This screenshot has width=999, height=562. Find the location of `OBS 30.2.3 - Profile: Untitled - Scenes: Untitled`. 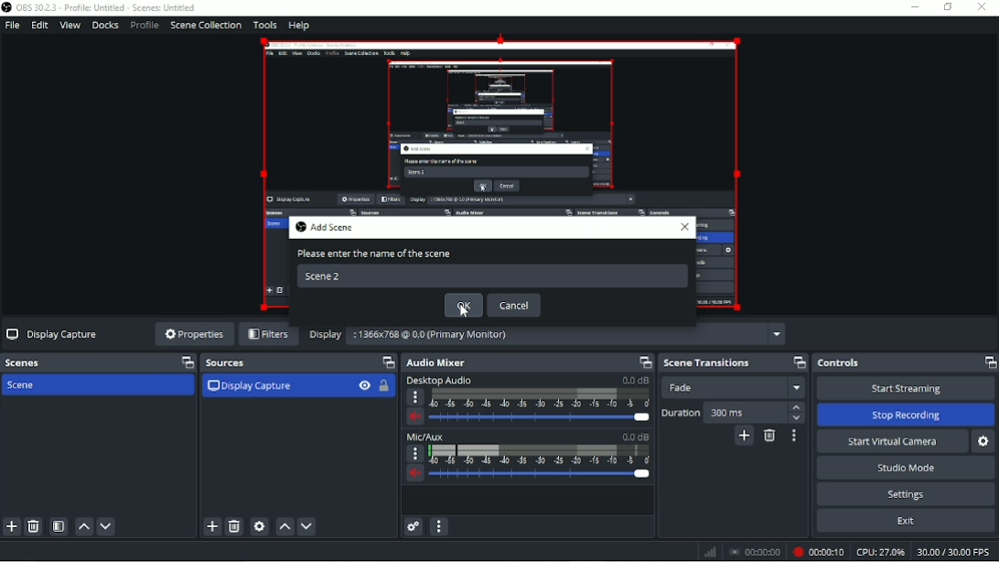

OBS 30.2.3 - Profile: Untitled - Scenes: Untitled is located at coordinates (100, 7).